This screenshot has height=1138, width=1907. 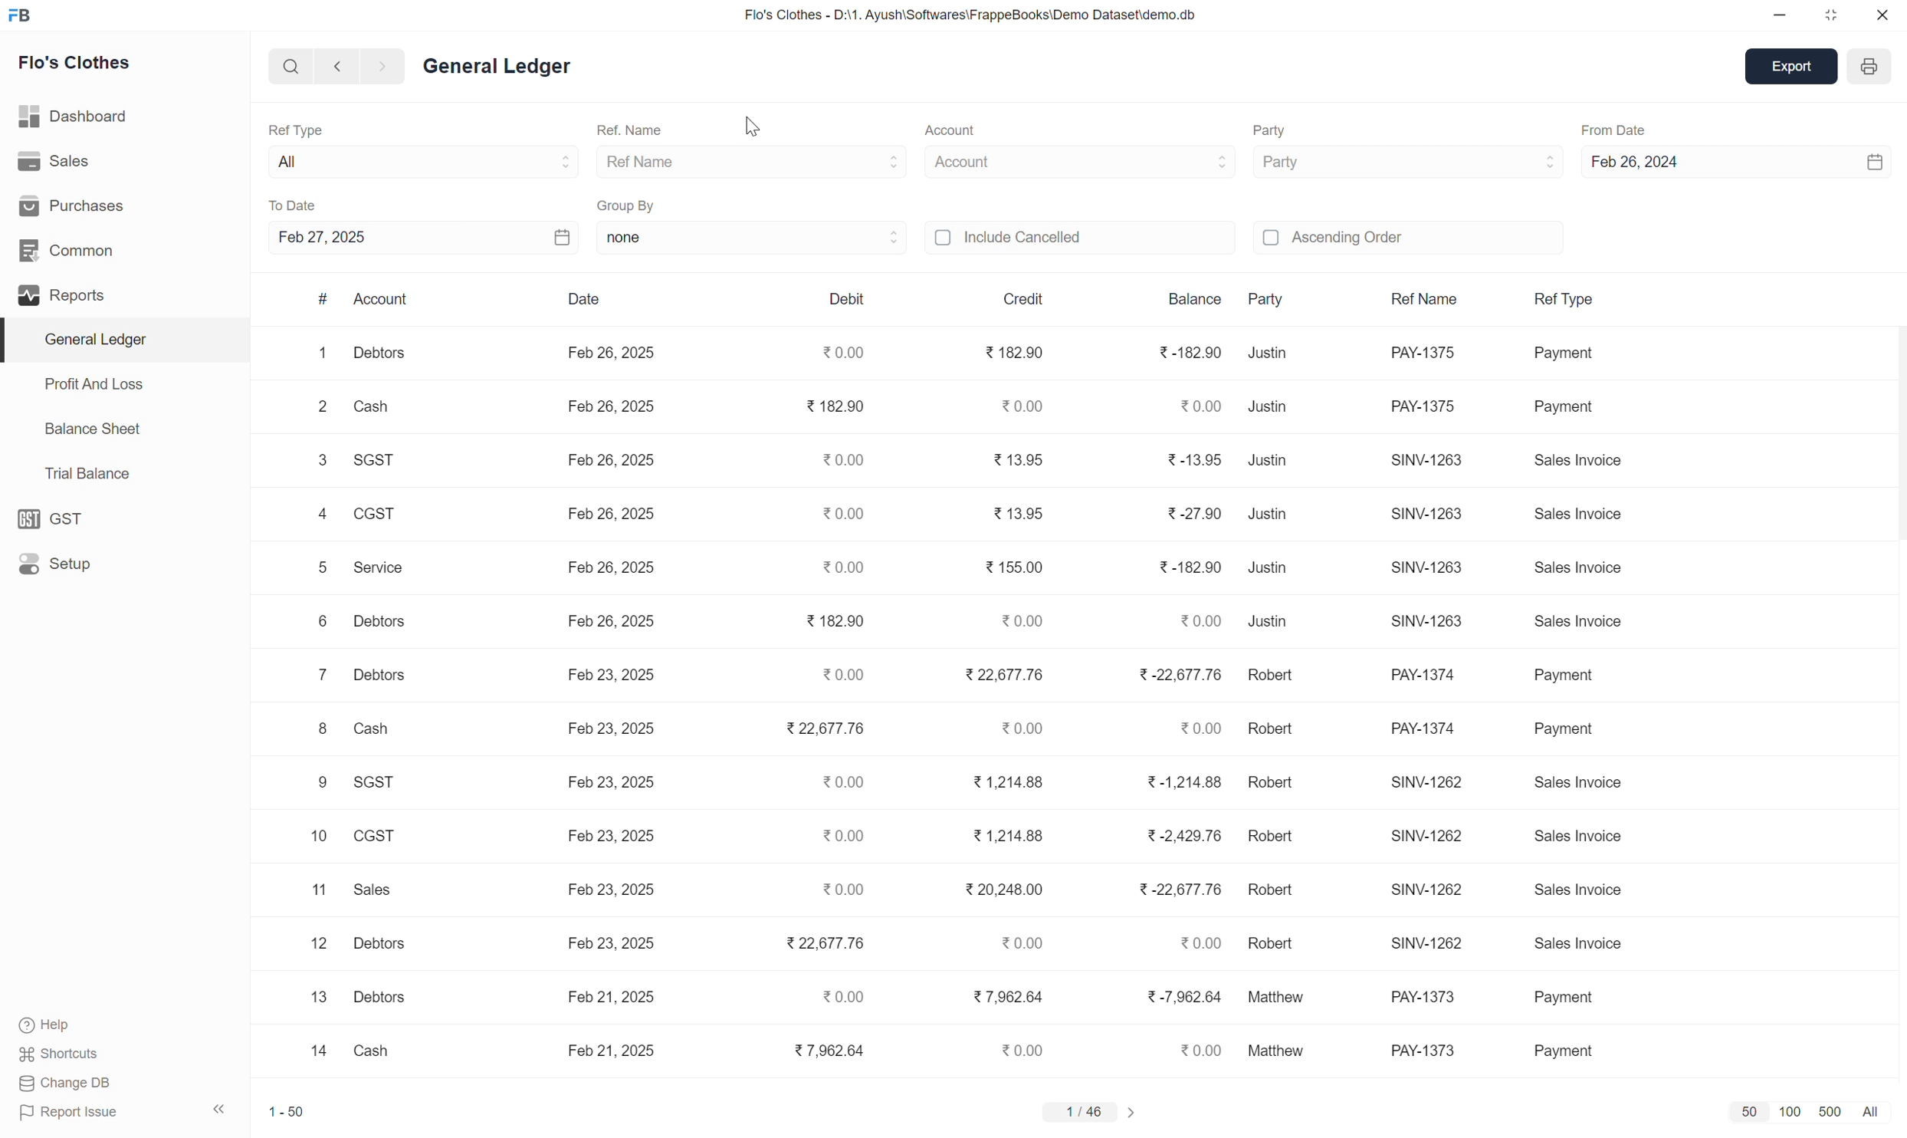 I want to click on 0.00, so click(x=1201, y=942).